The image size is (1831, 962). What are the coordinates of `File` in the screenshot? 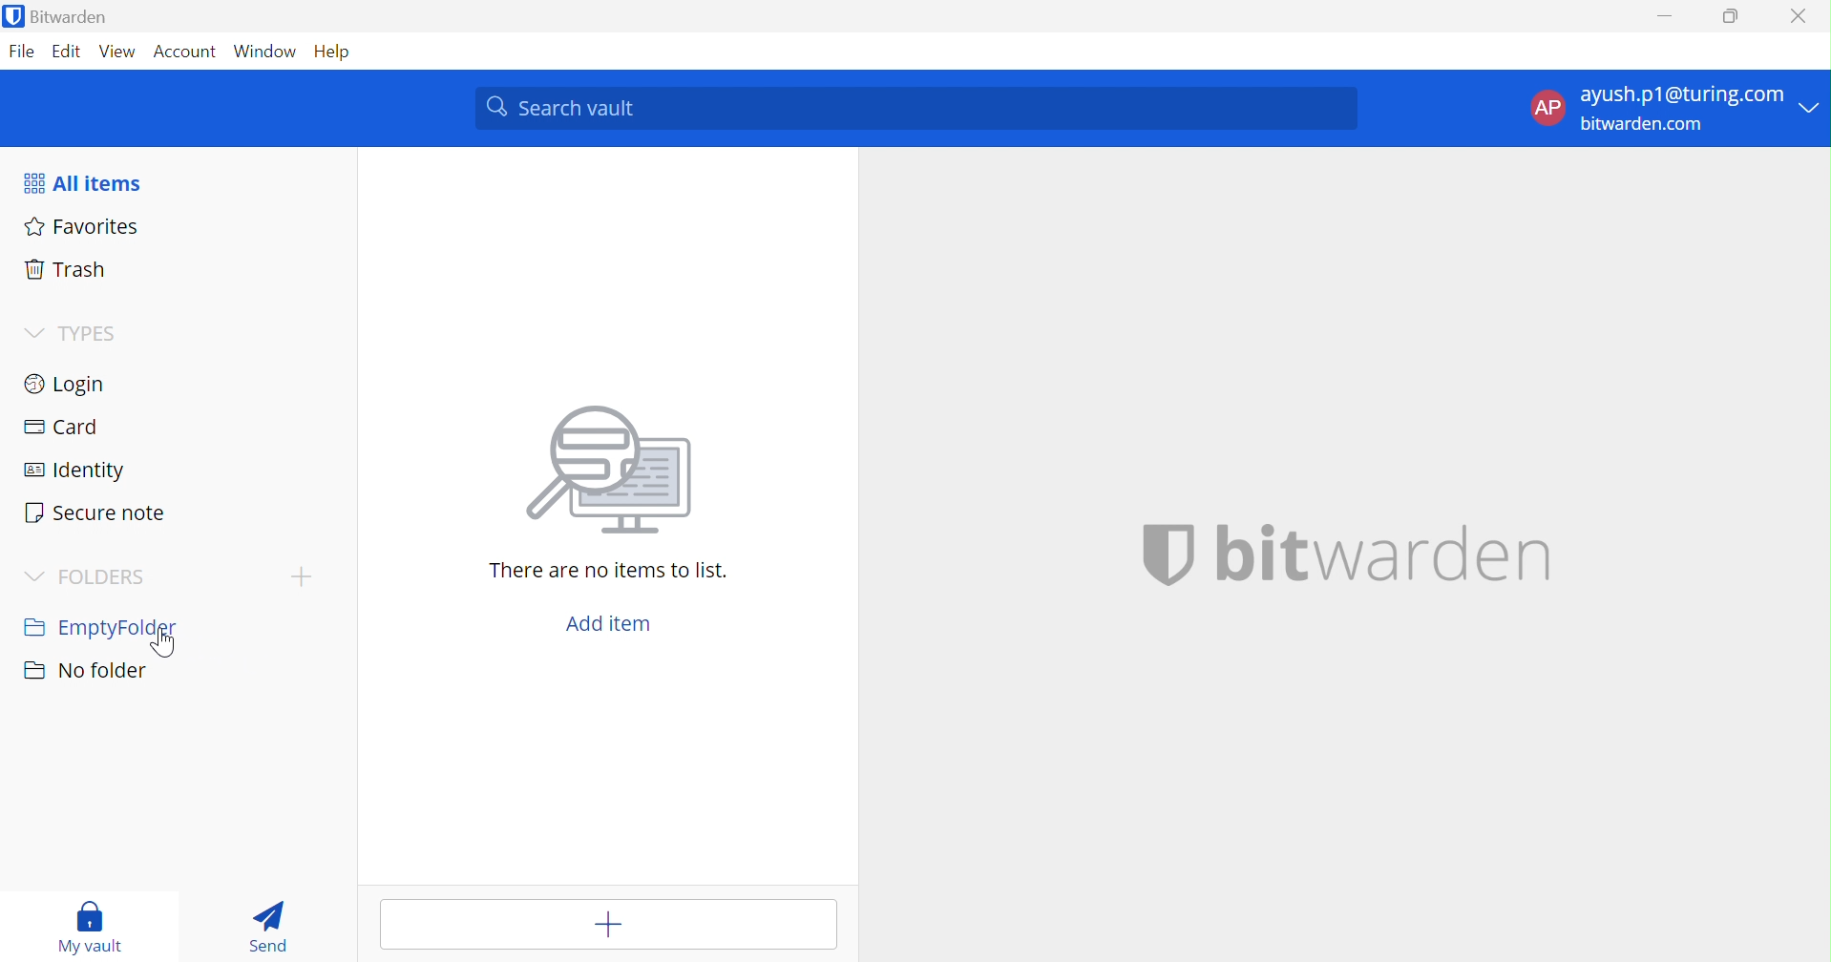 It's located at (21, 52).